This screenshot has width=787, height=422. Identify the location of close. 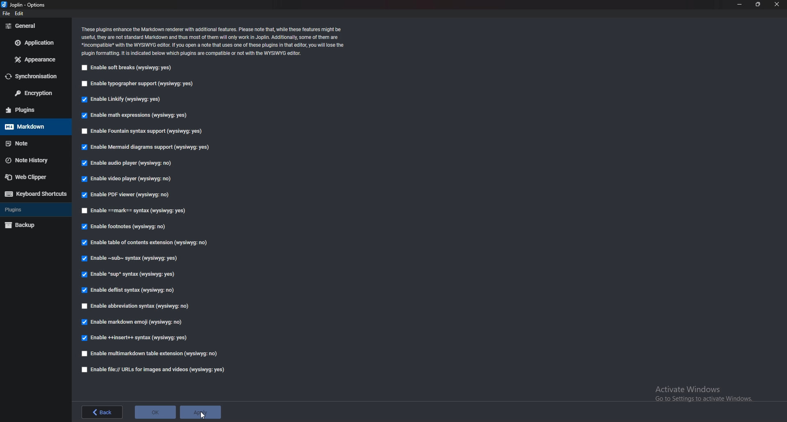
(777, 4).